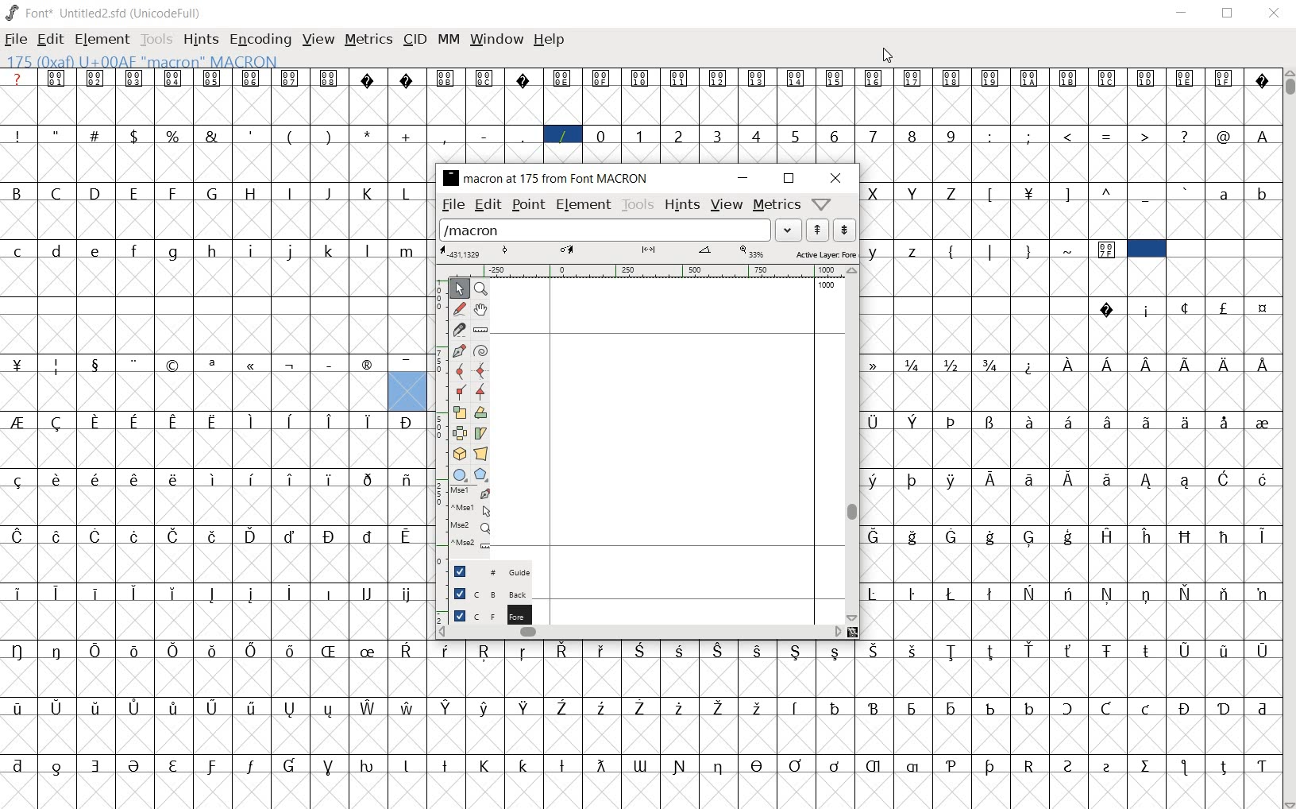  I want to click on Symbol, so click(1070, 764).